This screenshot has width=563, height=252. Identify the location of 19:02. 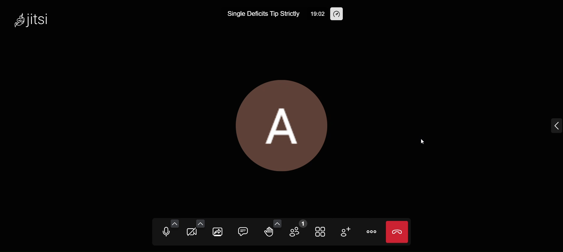
(313, 14).